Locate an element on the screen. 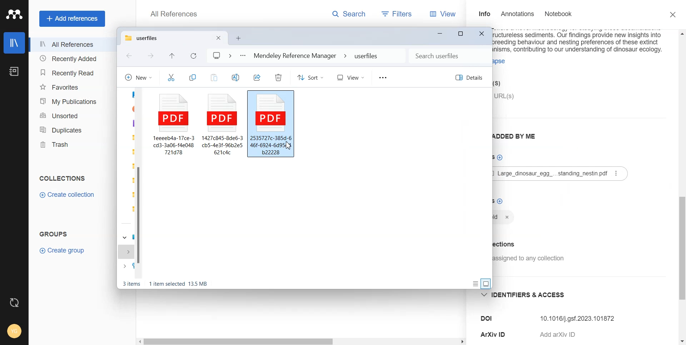 Image resolution: width=686 pixels, height=345 pixels. Close is located at coordinates (482, 33).